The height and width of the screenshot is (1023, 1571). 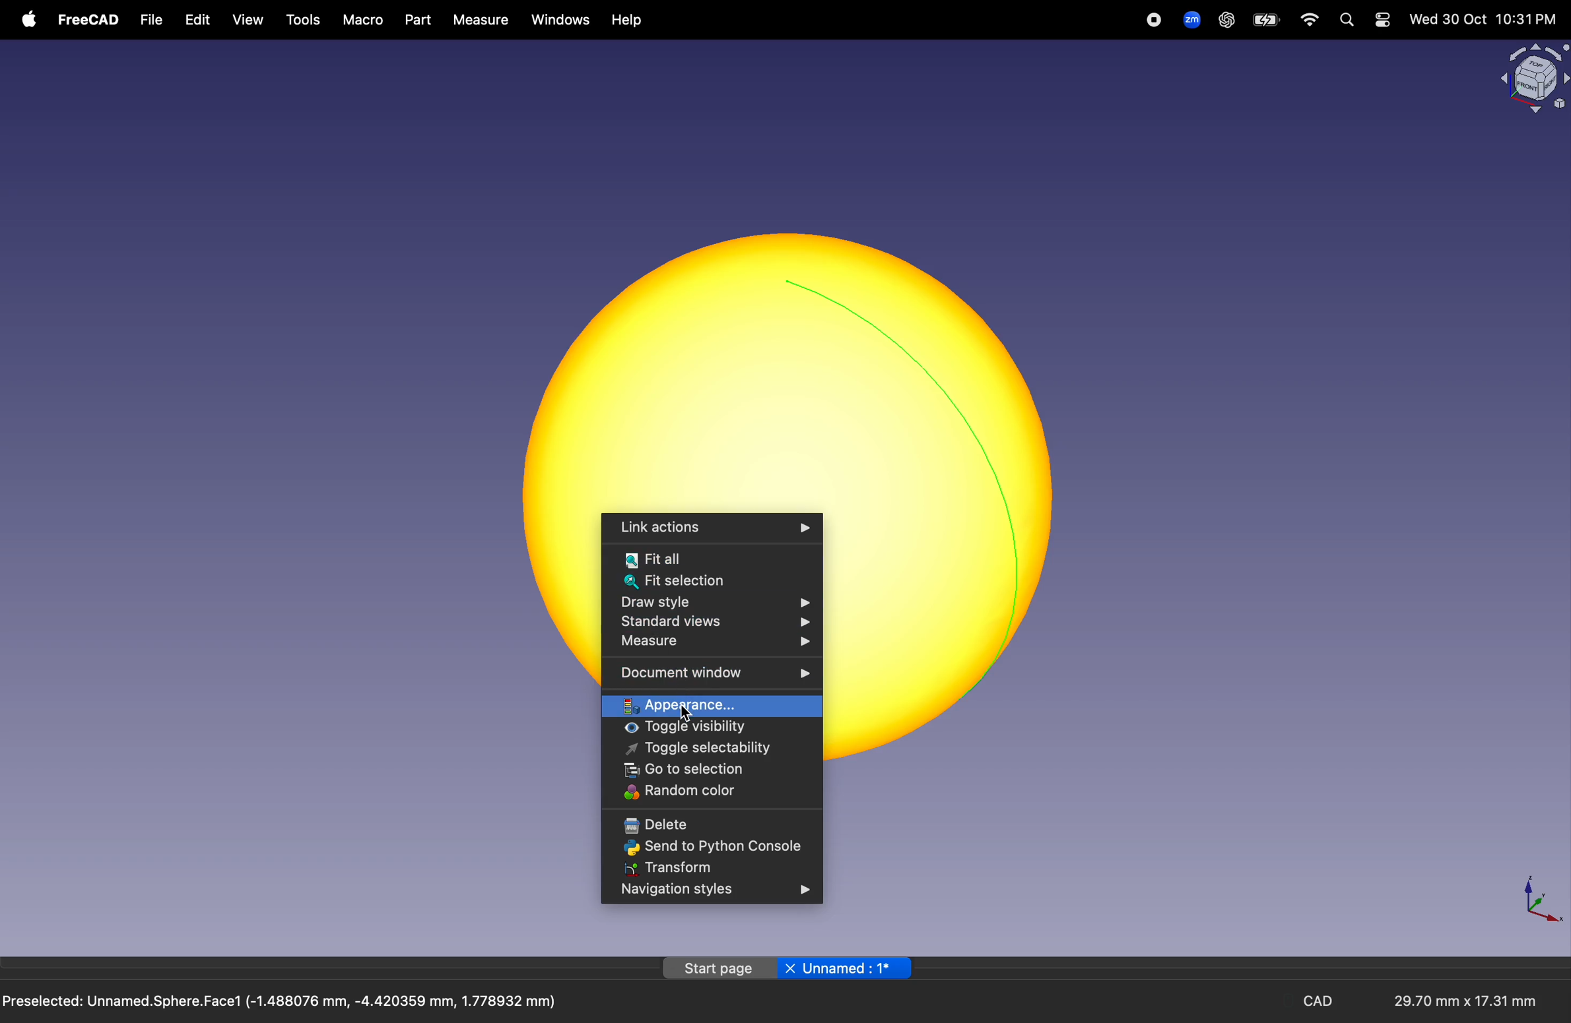 I want to click on measure, so click(x=711, y=643).